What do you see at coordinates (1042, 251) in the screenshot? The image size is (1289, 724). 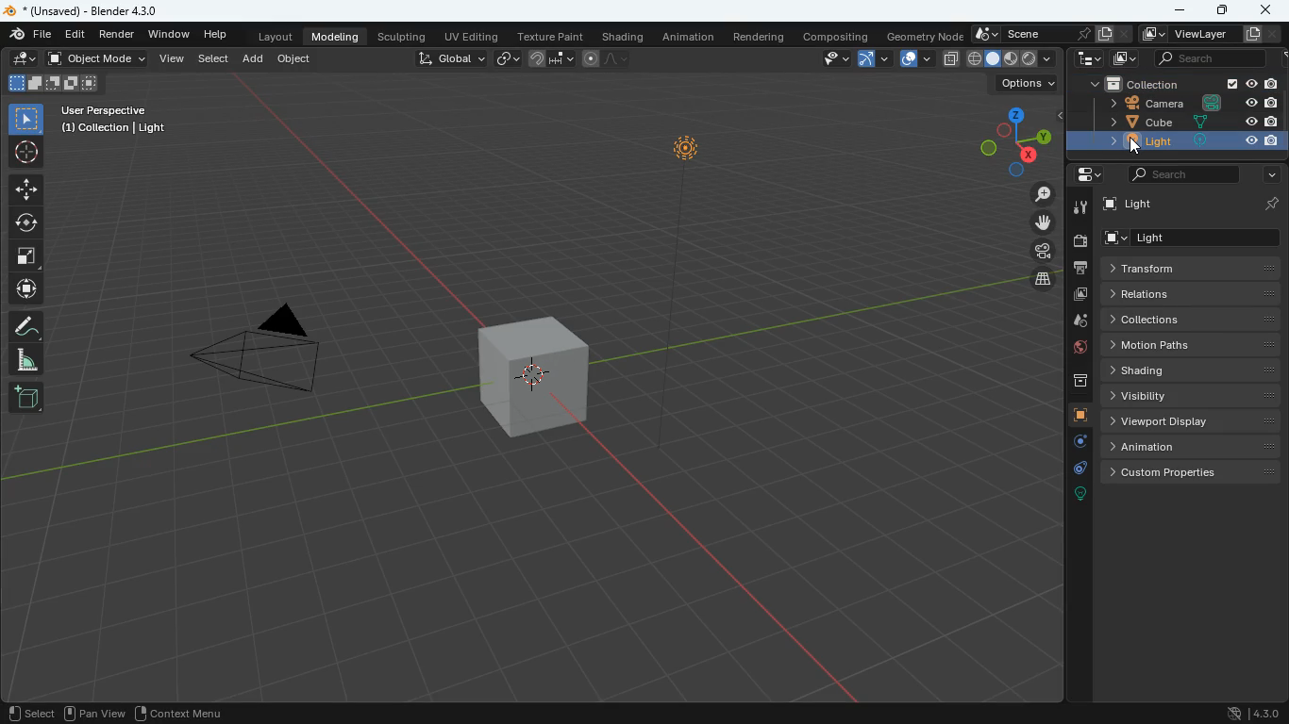 I see `camera` at bounding box center [1042, 251].